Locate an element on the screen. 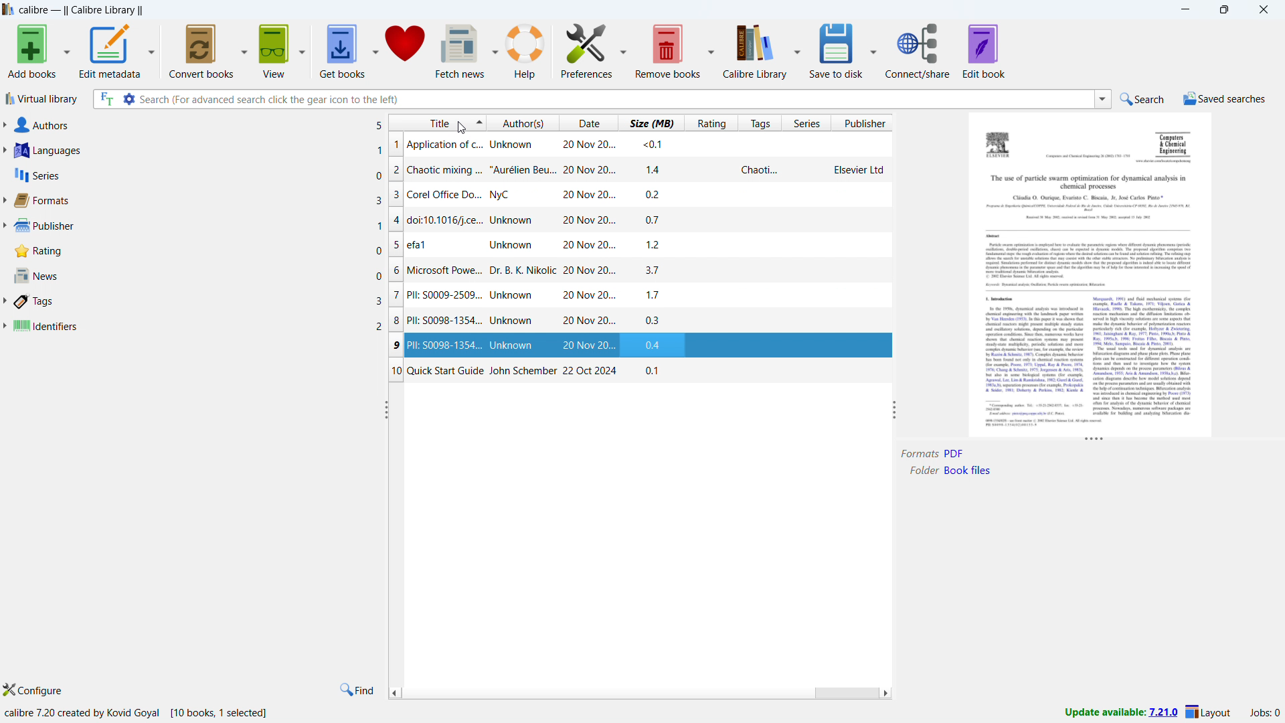 The width and height of the screenshot is (1285, 723). get books options is located at coordinates (373, 48).